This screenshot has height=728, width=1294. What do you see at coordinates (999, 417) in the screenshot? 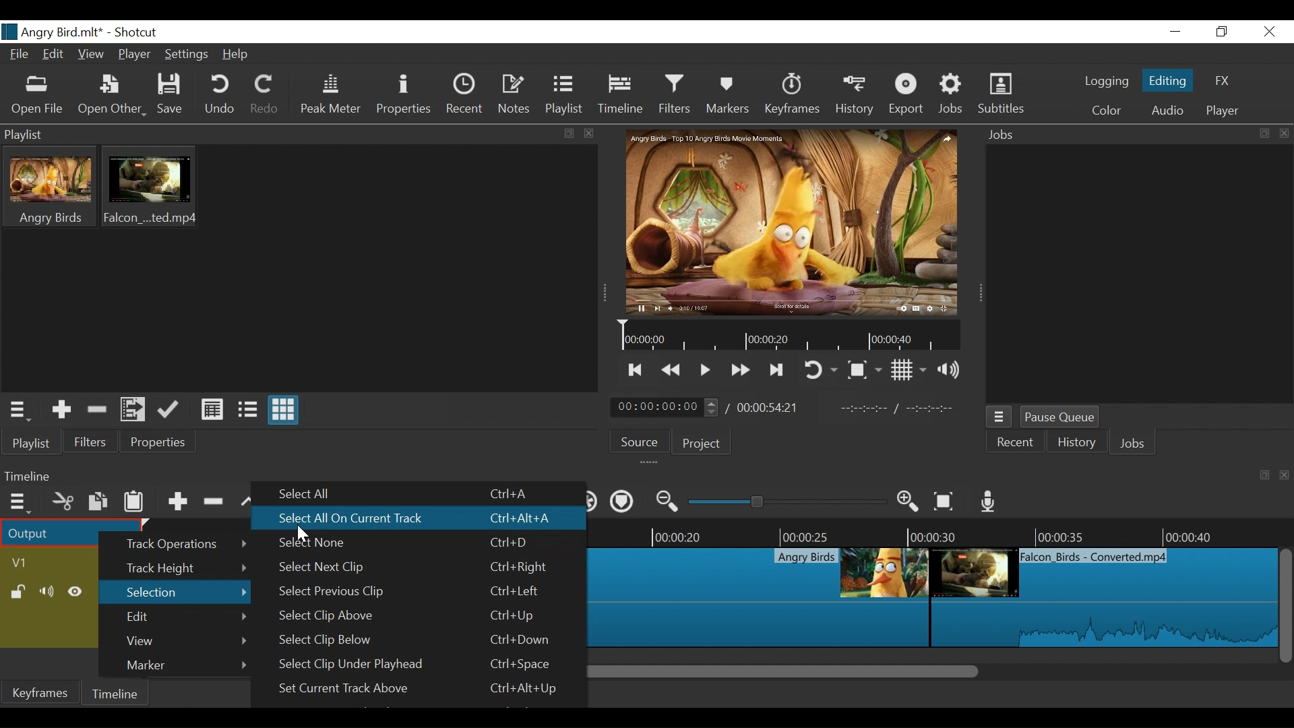
I see `Jobs Menu` at bounding box center [999, 417].